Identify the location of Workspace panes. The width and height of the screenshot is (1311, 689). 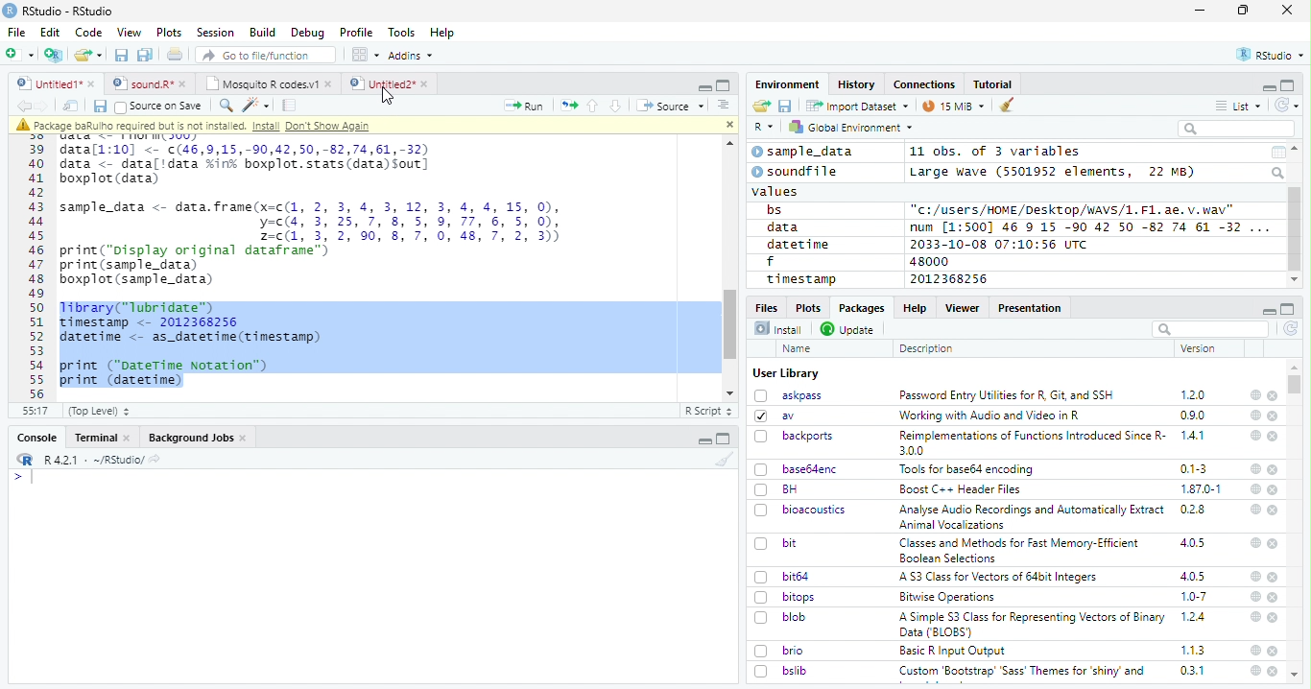
(366, 55).